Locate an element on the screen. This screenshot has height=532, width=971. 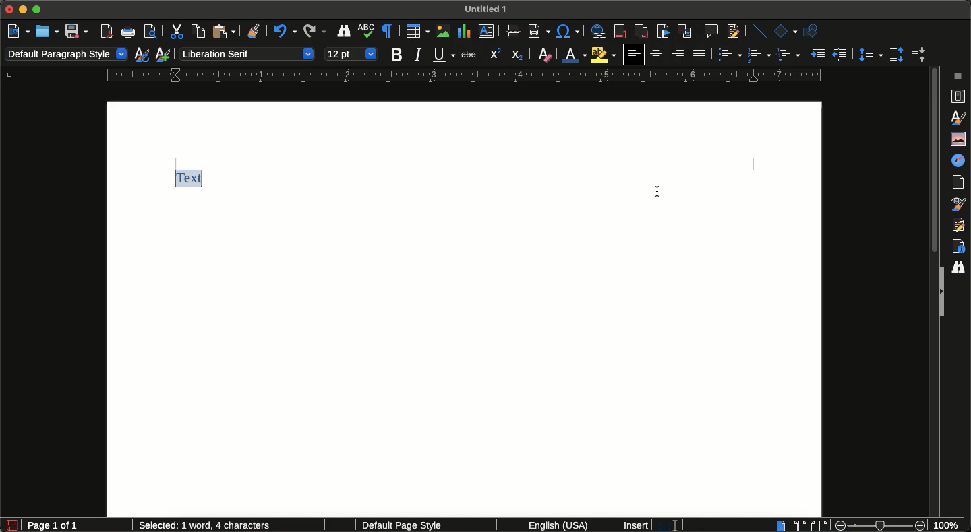
Insert bookmark is located at coordinates (663, 32).